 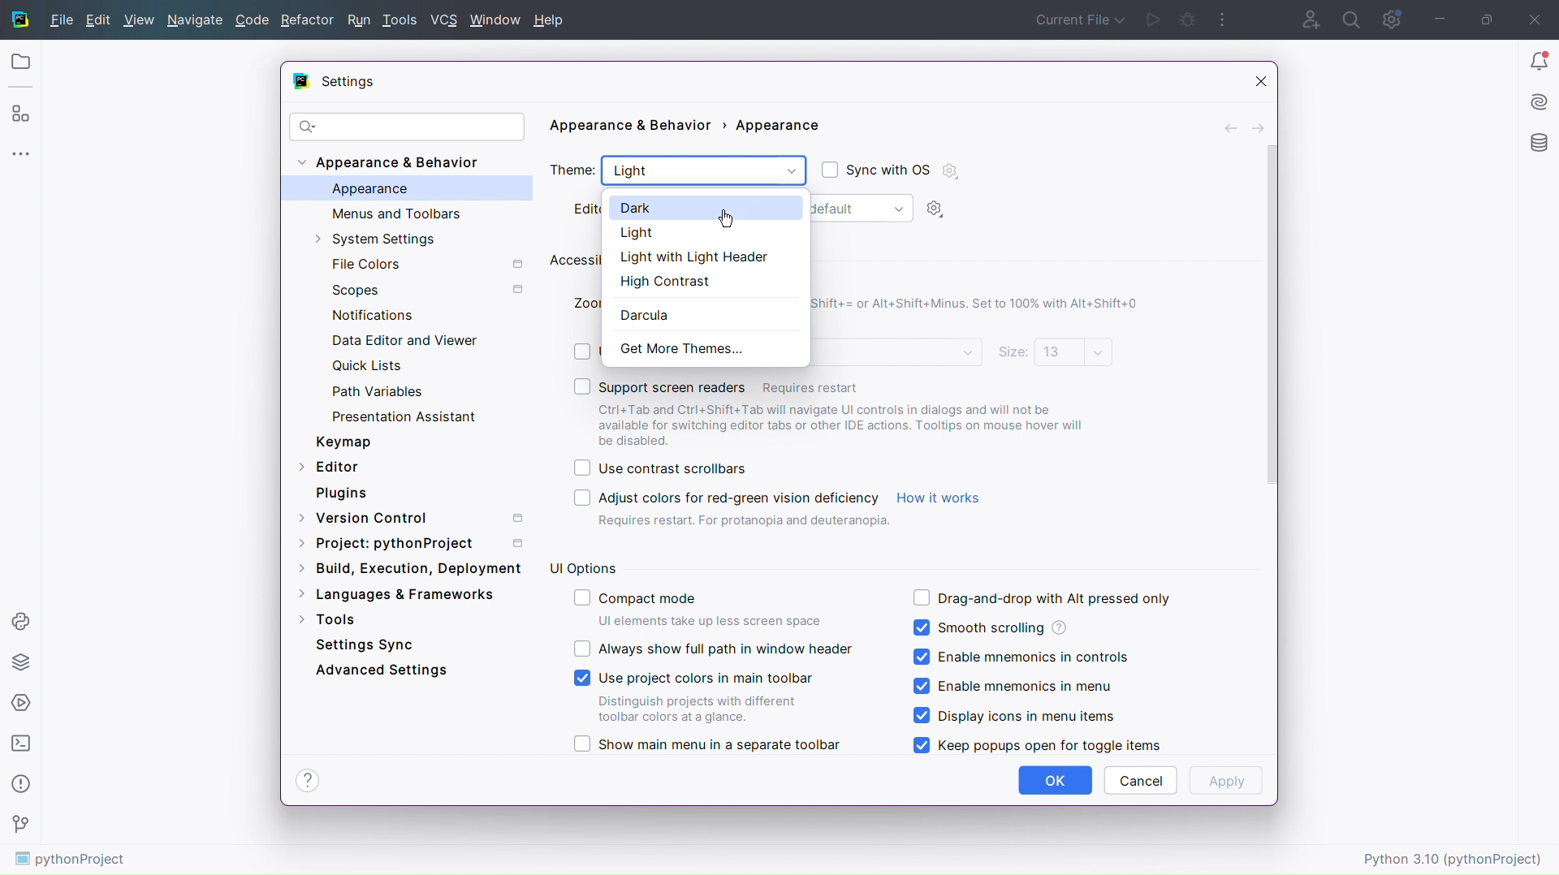 I want to click on Smooth scrolling, so click(x=990, y=627).